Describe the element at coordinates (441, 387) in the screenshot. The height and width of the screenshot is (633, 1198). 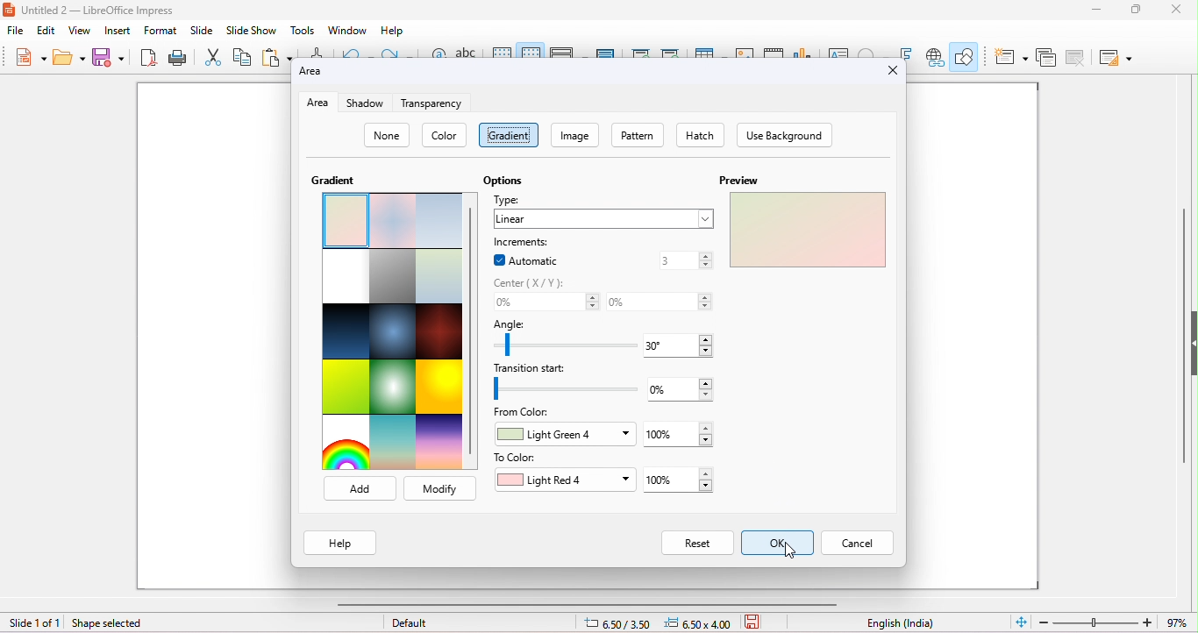
I see `Gradient option 12` at that location.